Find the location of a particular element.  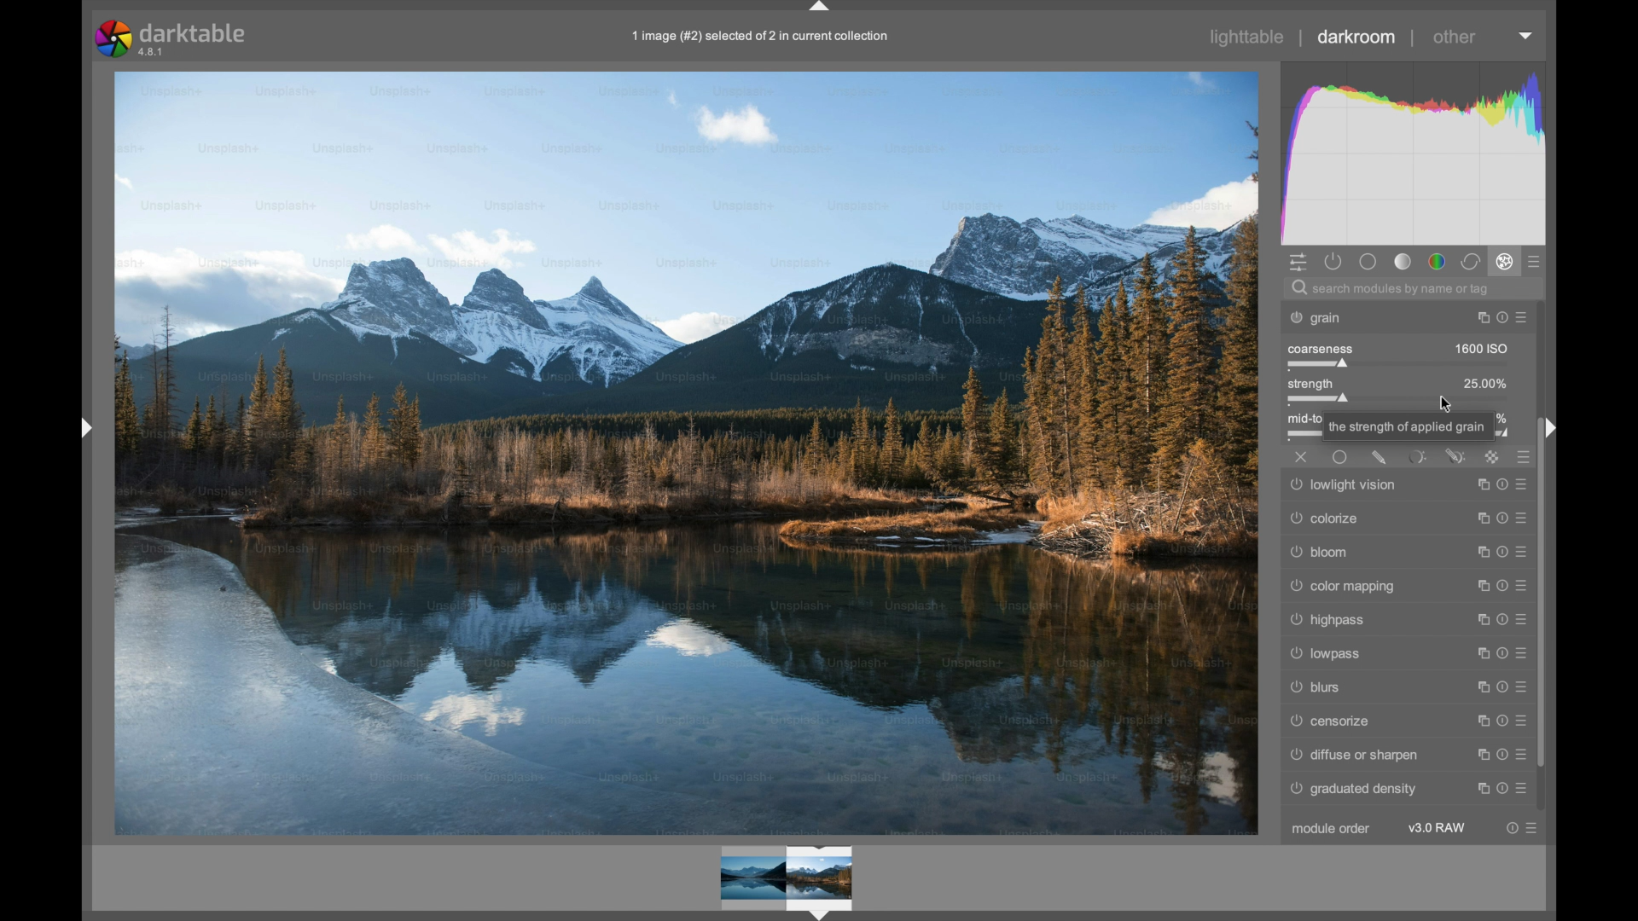

base is located at coordinates (1367, 262).